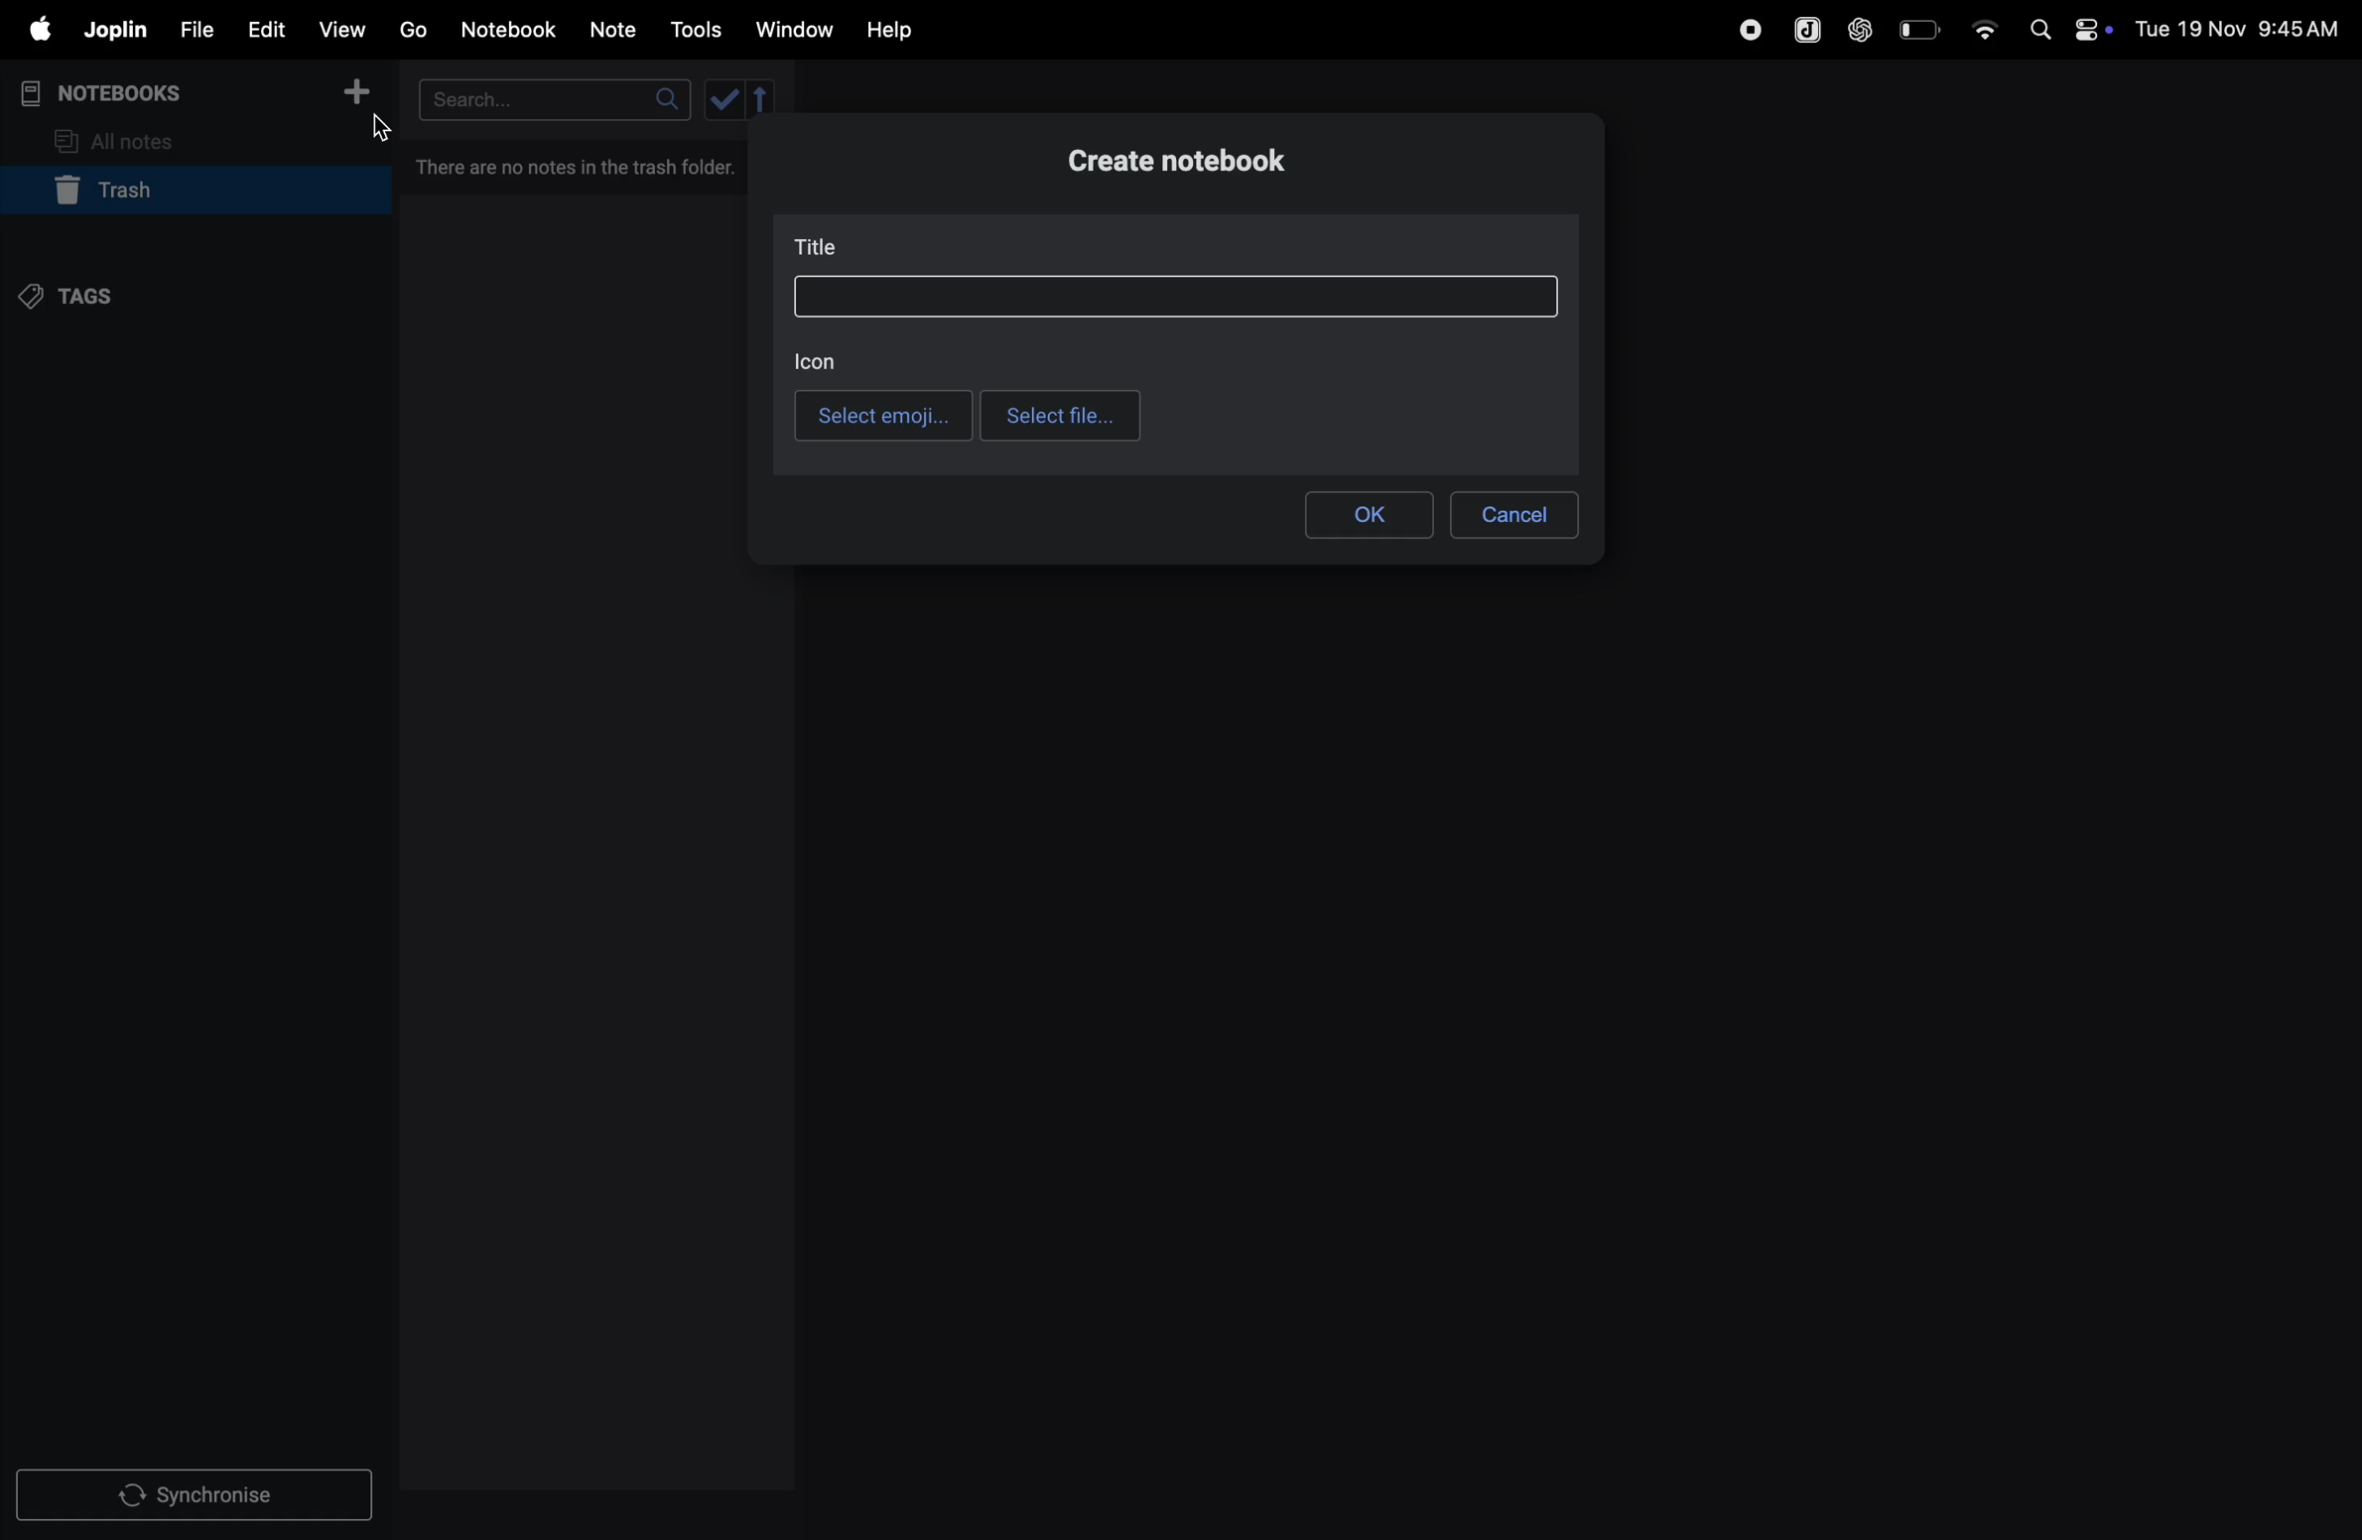 The height and width of the screenshot is (1540, 2362). What do you see at coordinates (198, 1496) in the screenshot?
I see `synchronise` at bounding box center [198, 1496].